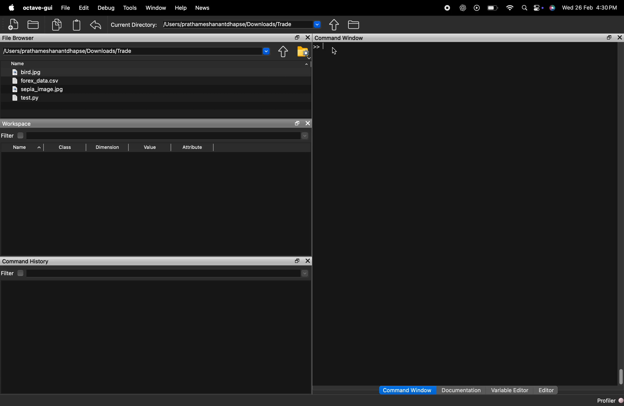  What do you see at coordinates (25, 98) in the screenshot?
I see ` testpy` at bounding box center [25, 98].